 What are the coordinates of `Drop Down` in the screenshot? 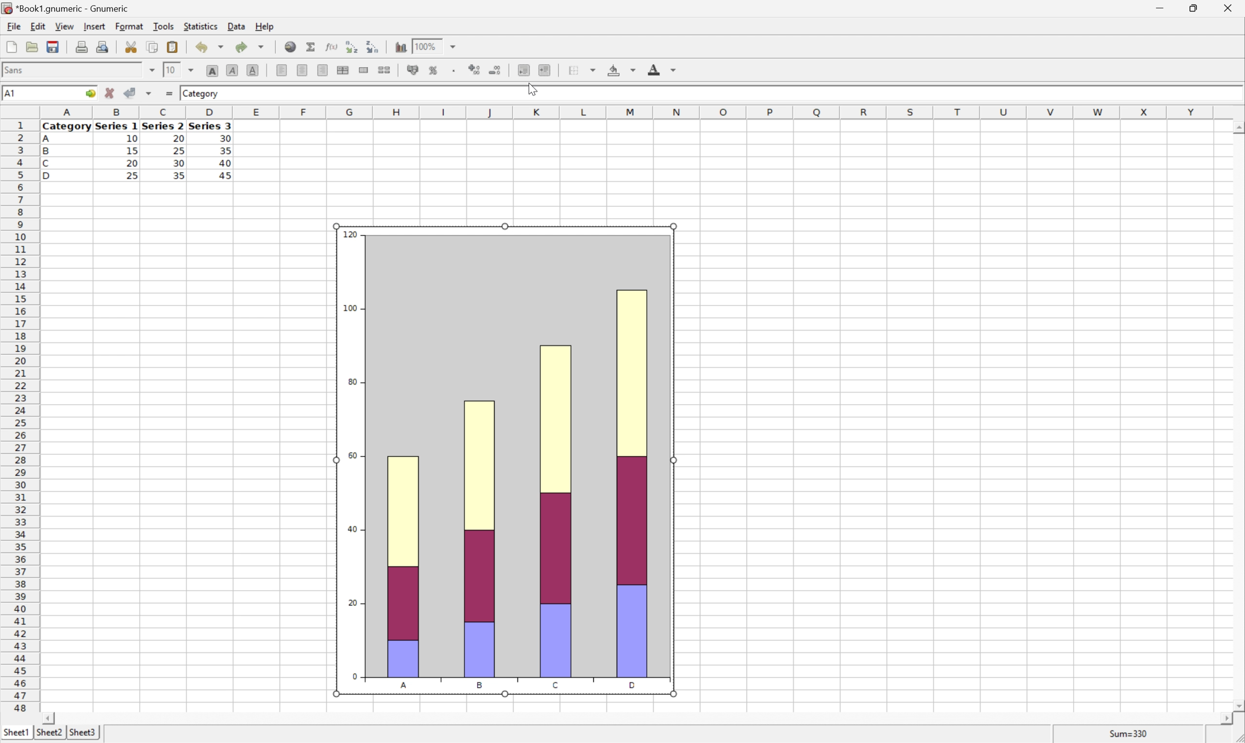 It's located at (191, 71).